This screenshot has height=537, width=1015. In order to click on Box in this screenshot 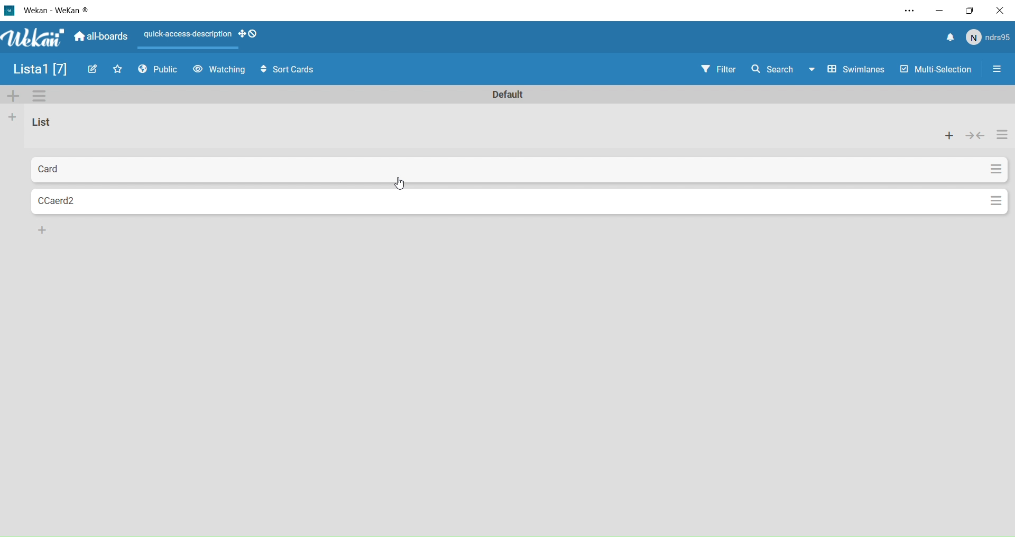, I will do `click(968, 11)`.